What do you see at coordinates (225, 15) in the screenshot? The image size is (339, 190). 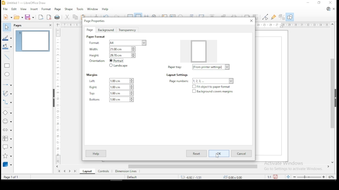 I see `arrange` at bounding box center [225, 15].